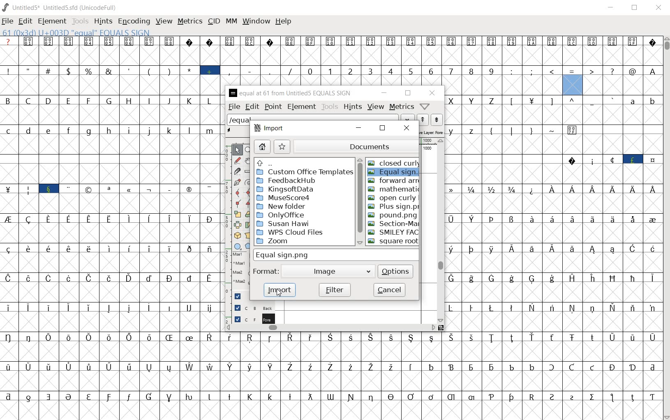 The height and width of the screenshot is (420, 670). Describe the element at coordinates (360, 202) in the screenshot. I see `` at that location.